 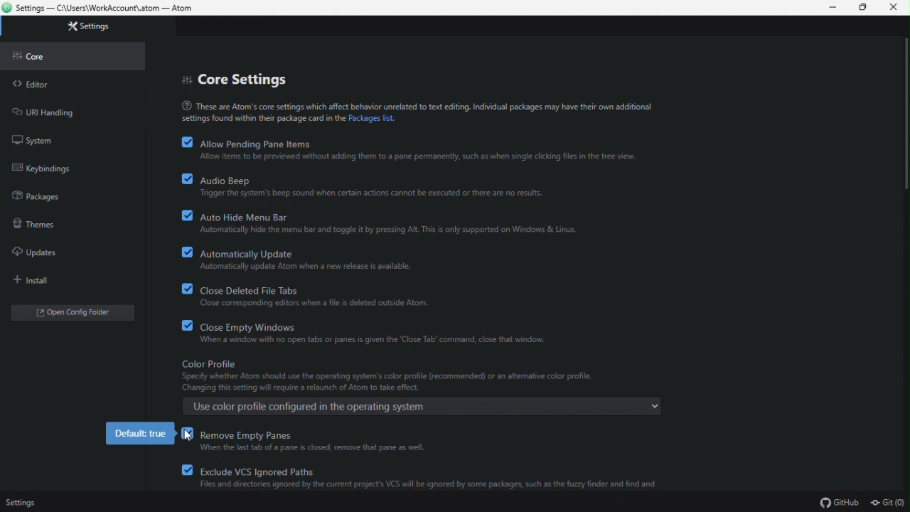 I want to click on install, so click(x=27, y=279).